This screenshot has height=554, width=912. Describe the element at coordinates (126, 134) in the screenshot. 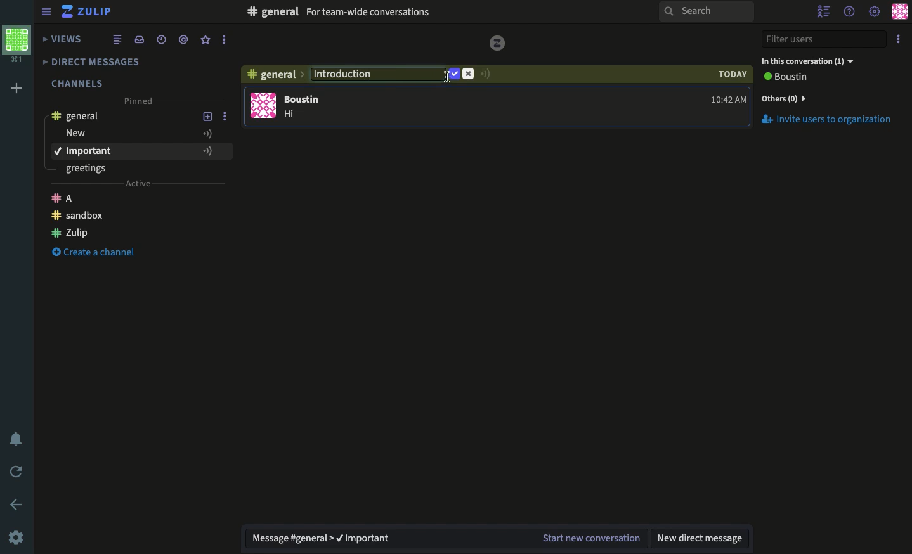

I see `New - topic` at that location.